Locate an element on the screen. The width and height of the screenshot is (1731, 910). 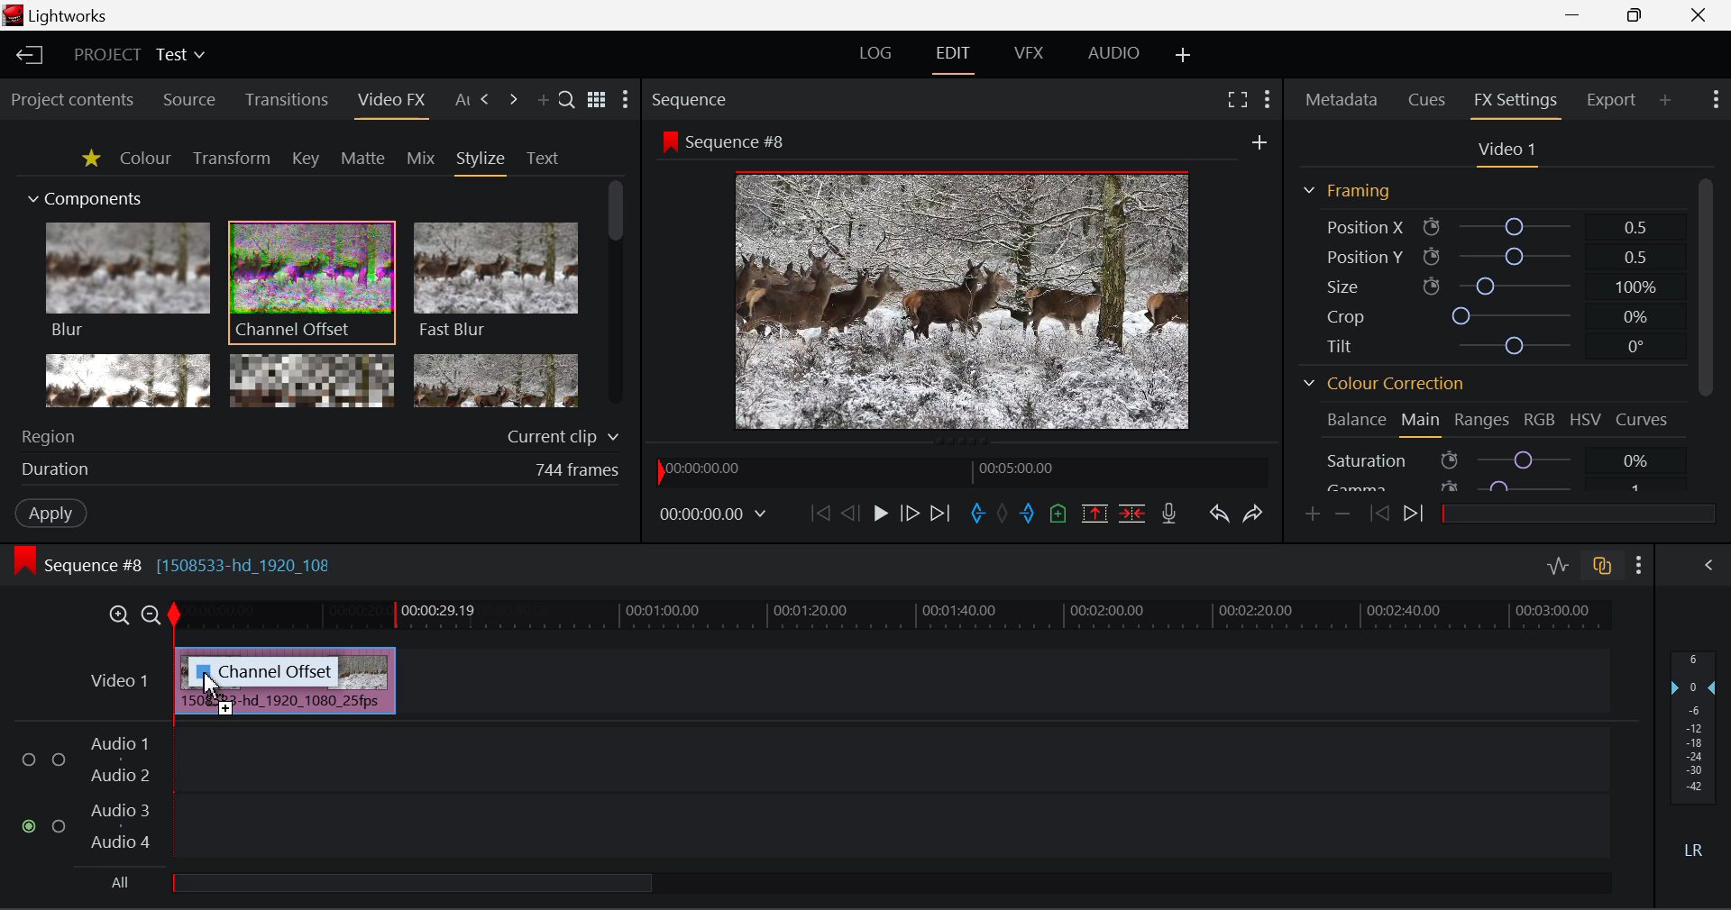
Scroll Bar is located at coordinates (1705, 336).